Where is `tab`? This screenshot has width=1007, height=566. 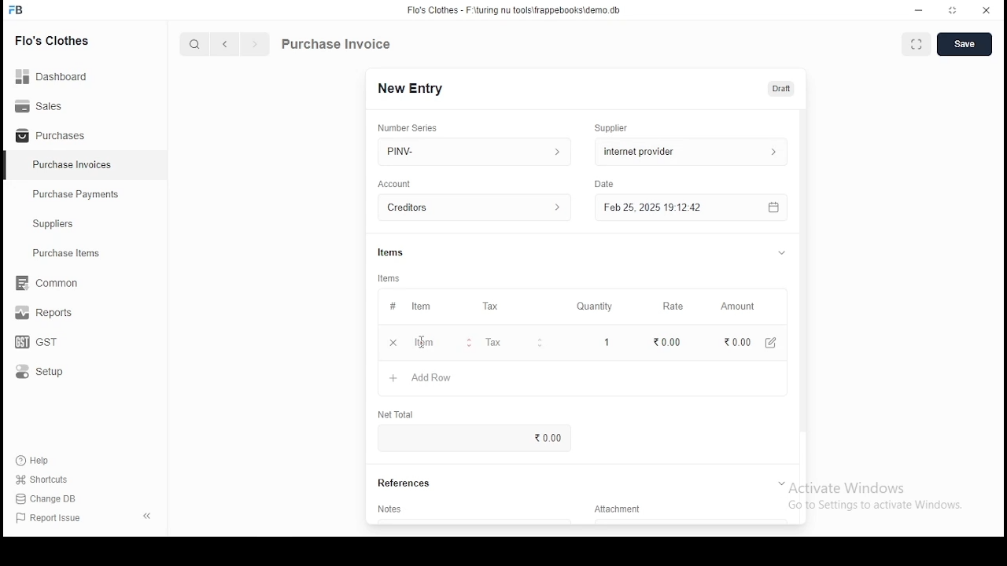
tab is located at coordinates (784, 484).